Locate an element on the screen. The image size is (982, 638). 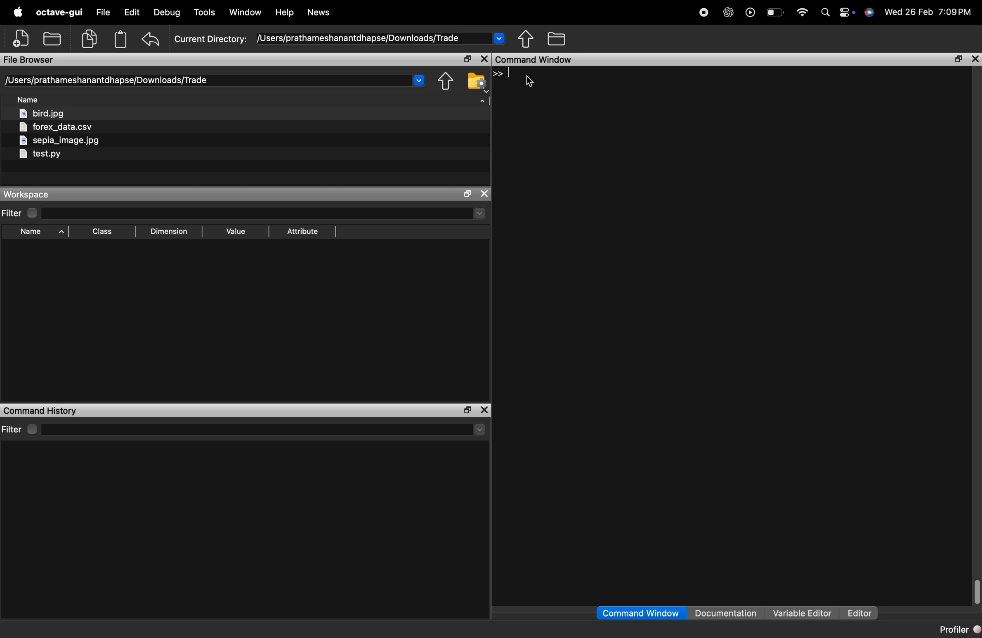
play is located at coordinates (751, 14).